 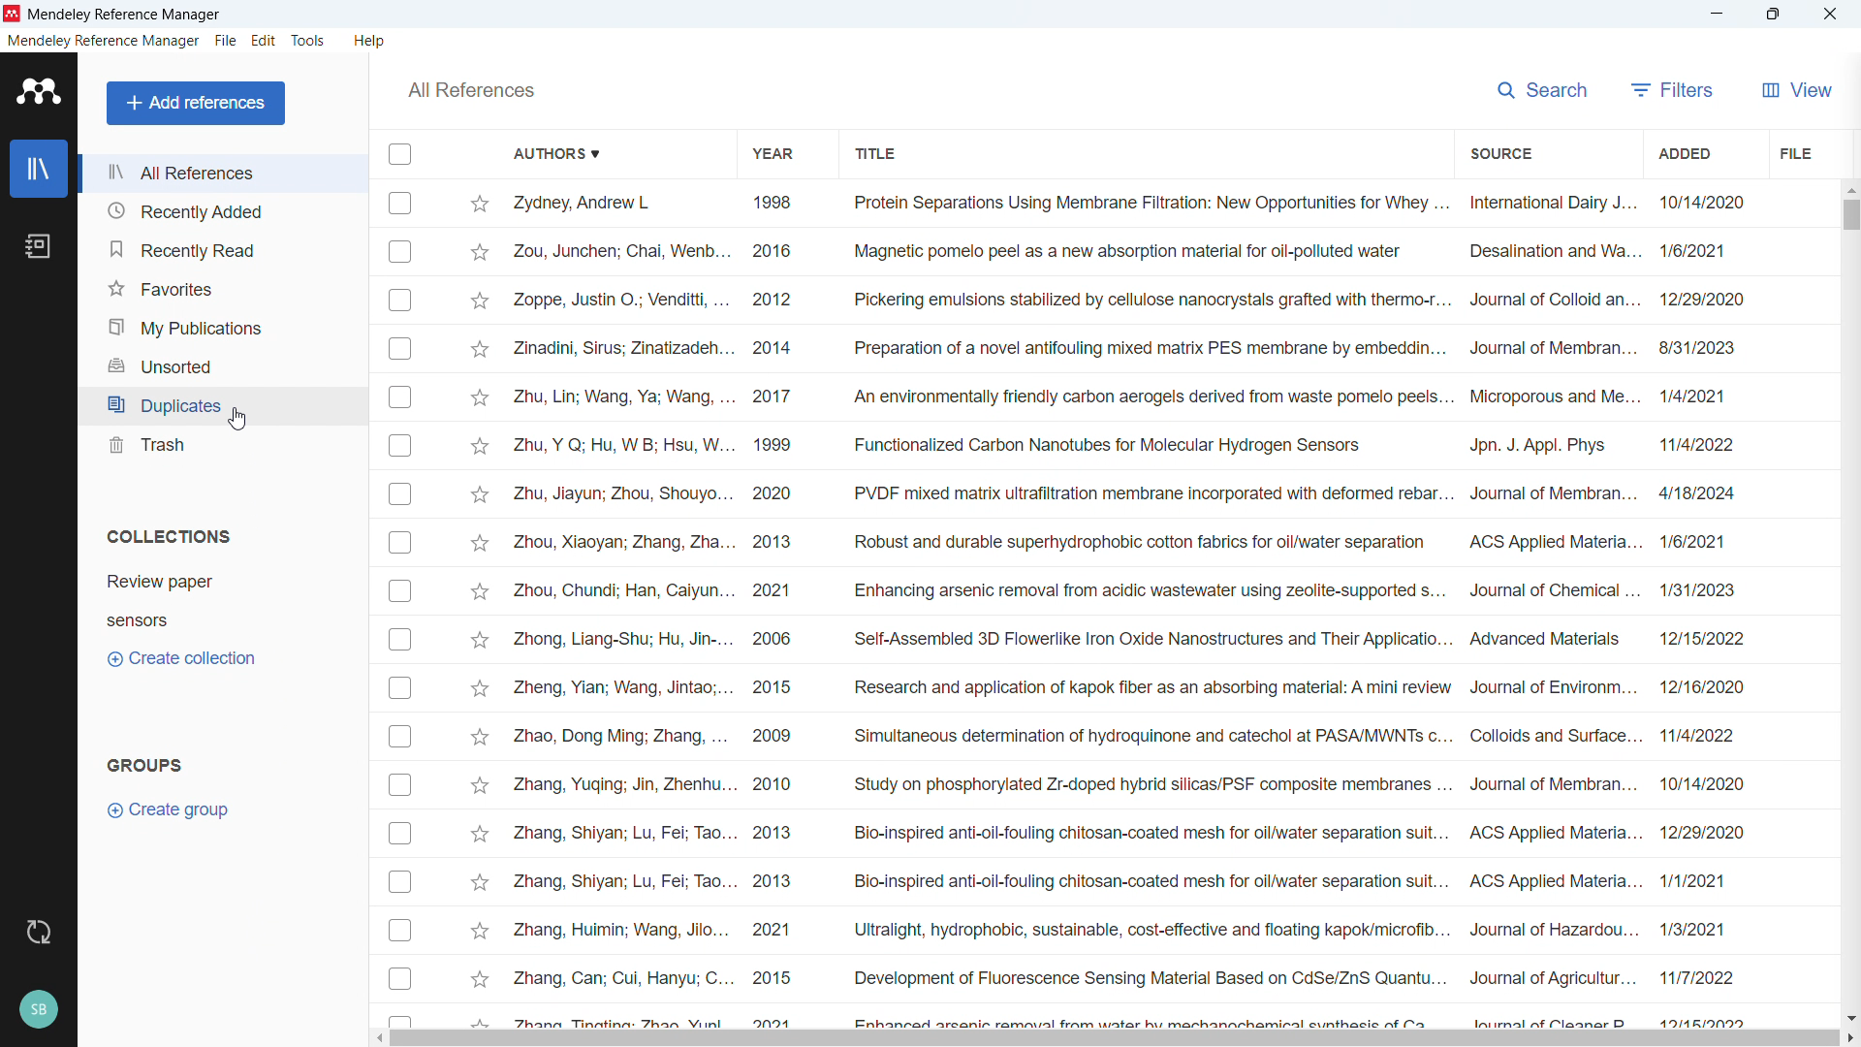 I want to click on file, so click(x=1797, y=153).